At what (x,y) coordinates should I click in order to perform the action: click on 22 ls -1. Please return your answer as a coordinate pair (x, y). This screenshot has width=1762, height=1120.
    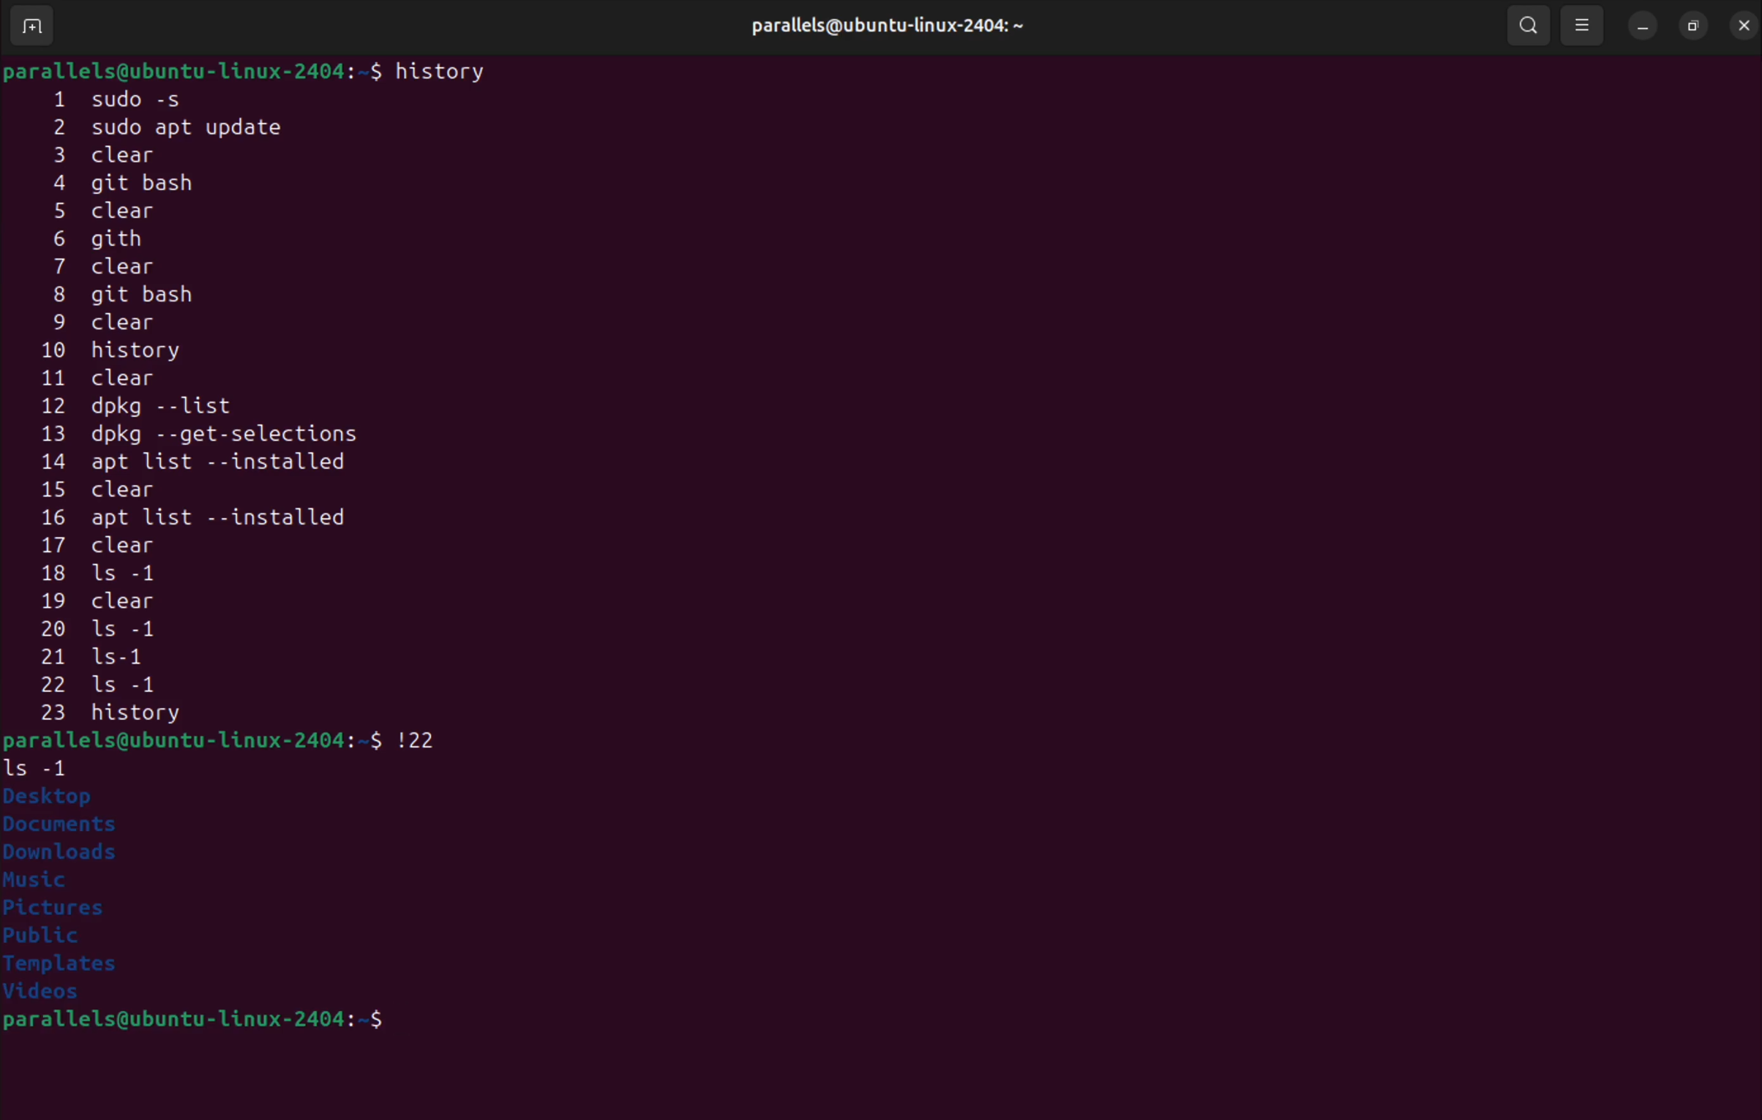
    Looking at the image, I should click on (127, 686).